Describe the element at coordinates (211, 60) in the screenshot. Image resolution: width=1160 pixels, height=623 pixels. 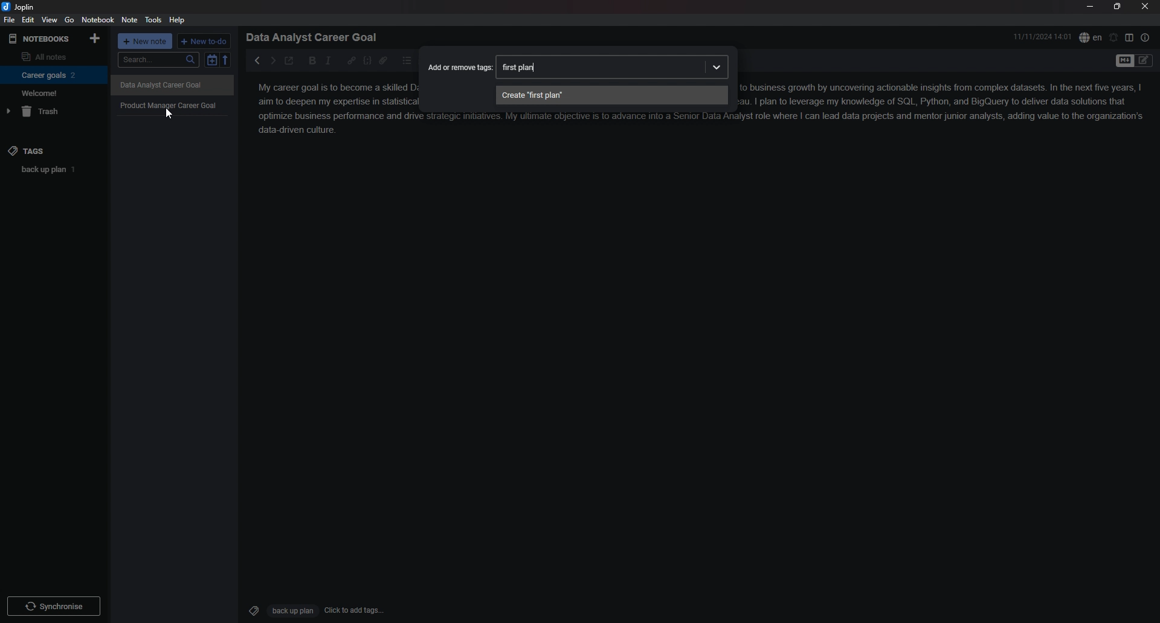
I see `toggle sort order` at that location.